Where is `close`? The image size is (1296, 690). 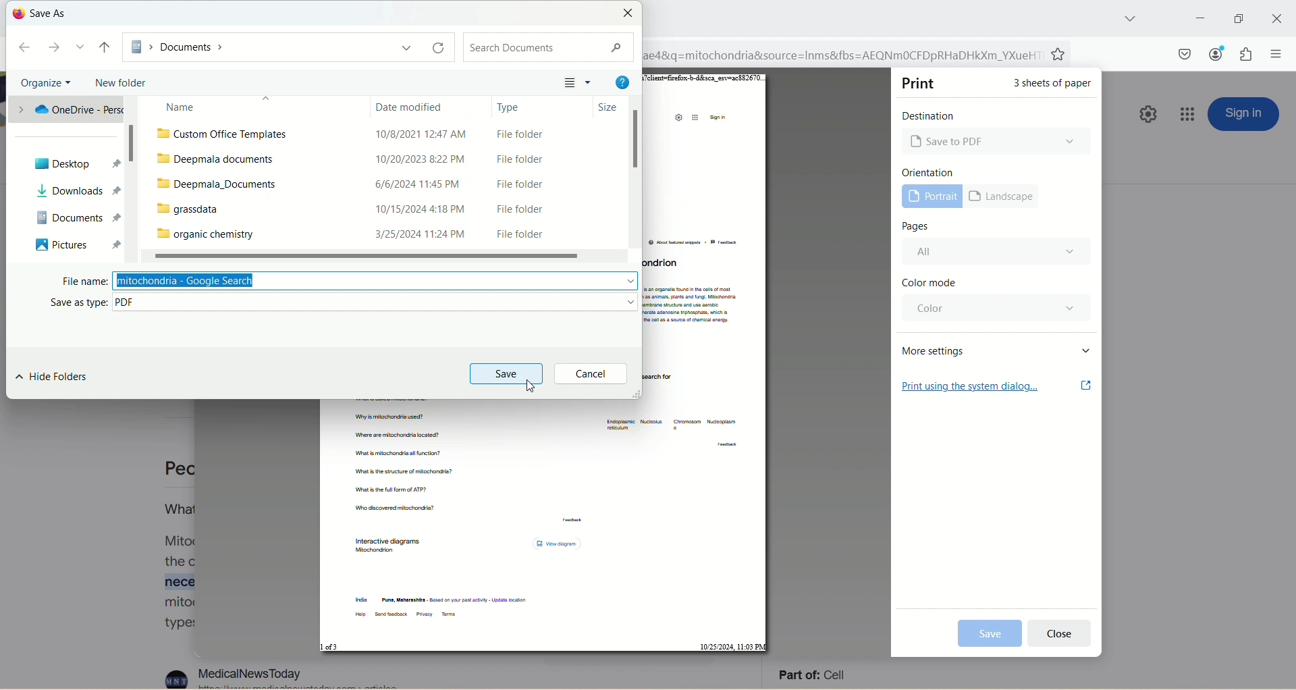
close is located at coordinates (629, 14).